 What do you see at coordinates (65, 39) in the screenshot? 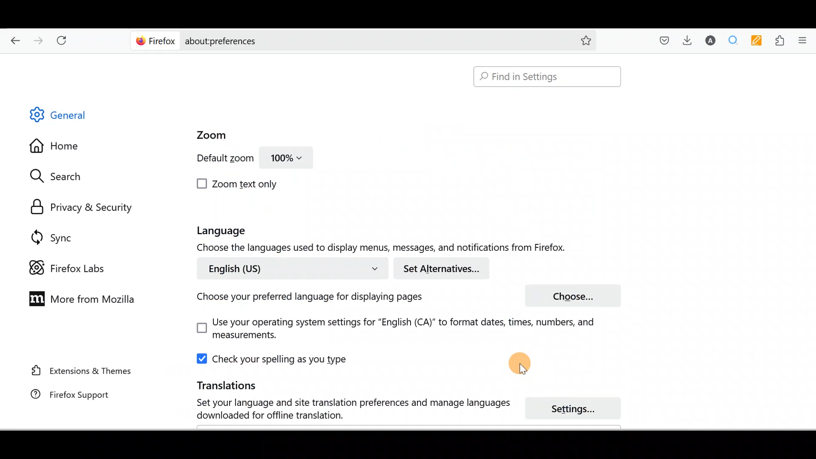
I see `Reload current page` at bounding box center [65, 39].